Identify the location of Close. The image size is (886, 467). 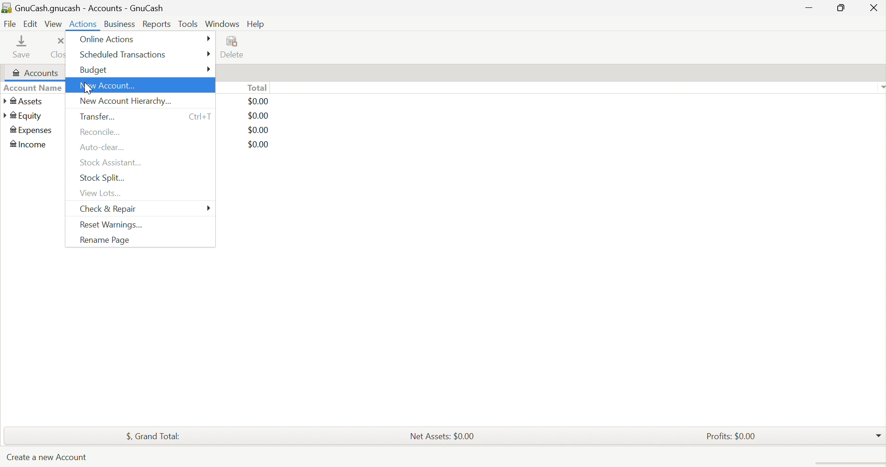
(58, 48).